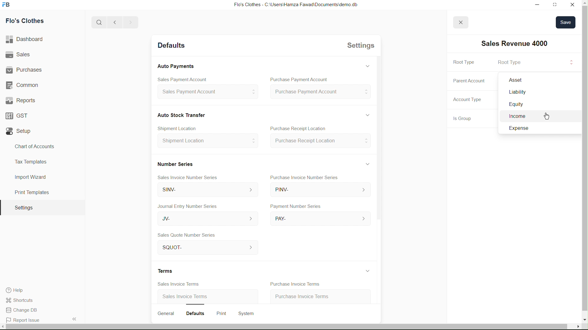 The image size is (588, 330). Describe the element at coordinates (20, 131) in the screenshot. I see `Setup` at that location.